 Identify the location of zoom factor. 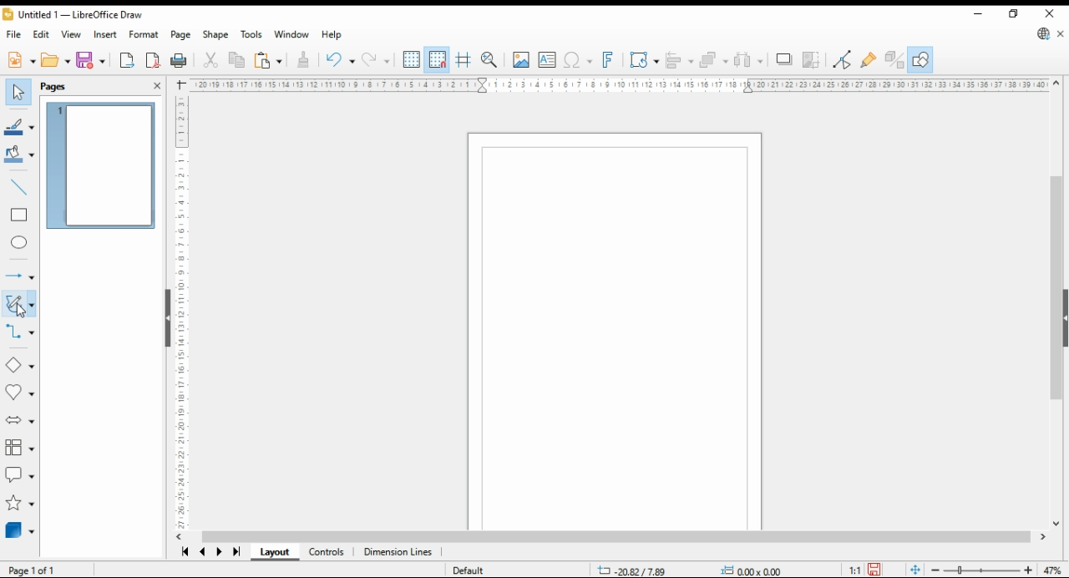
(1052, 570).